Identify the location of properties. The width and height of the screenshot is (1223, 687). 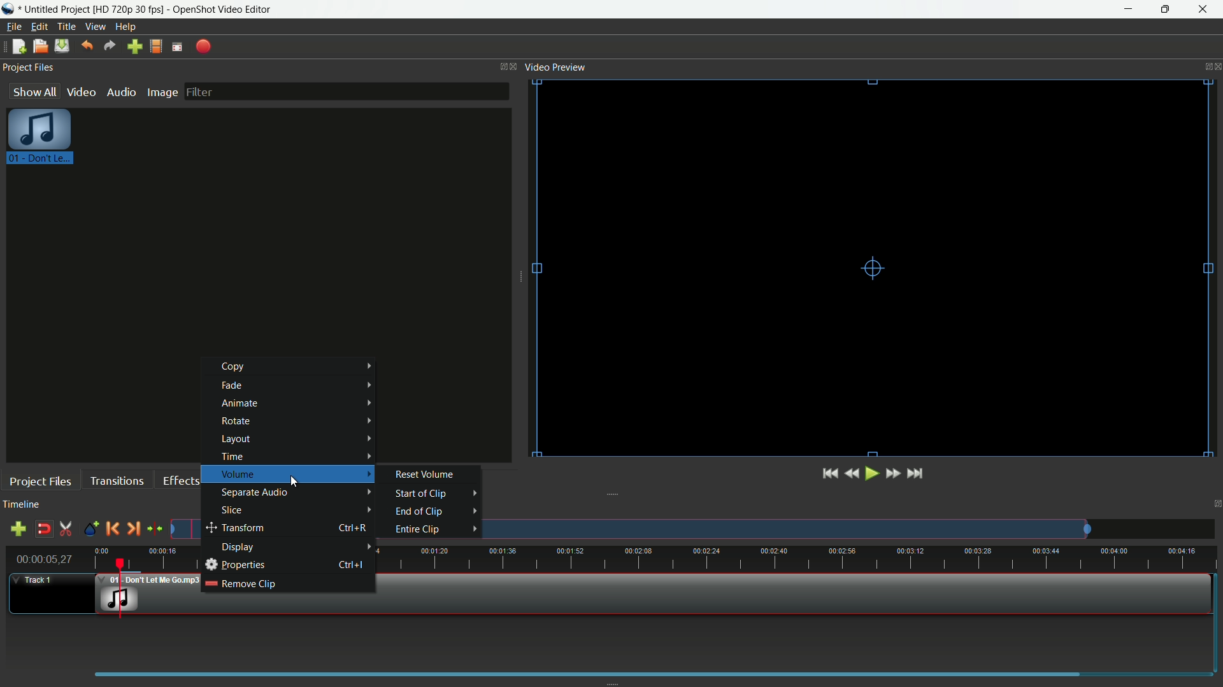
(235, 565).